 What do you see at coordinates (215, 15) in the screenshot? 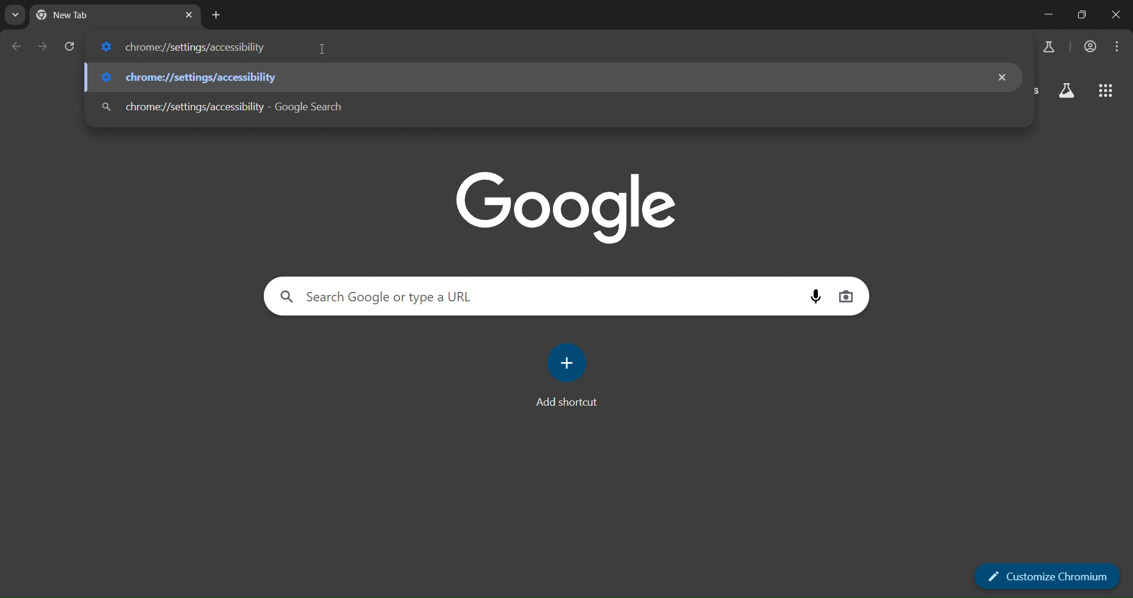
I see `new tab` at bounding box center [215, 15].